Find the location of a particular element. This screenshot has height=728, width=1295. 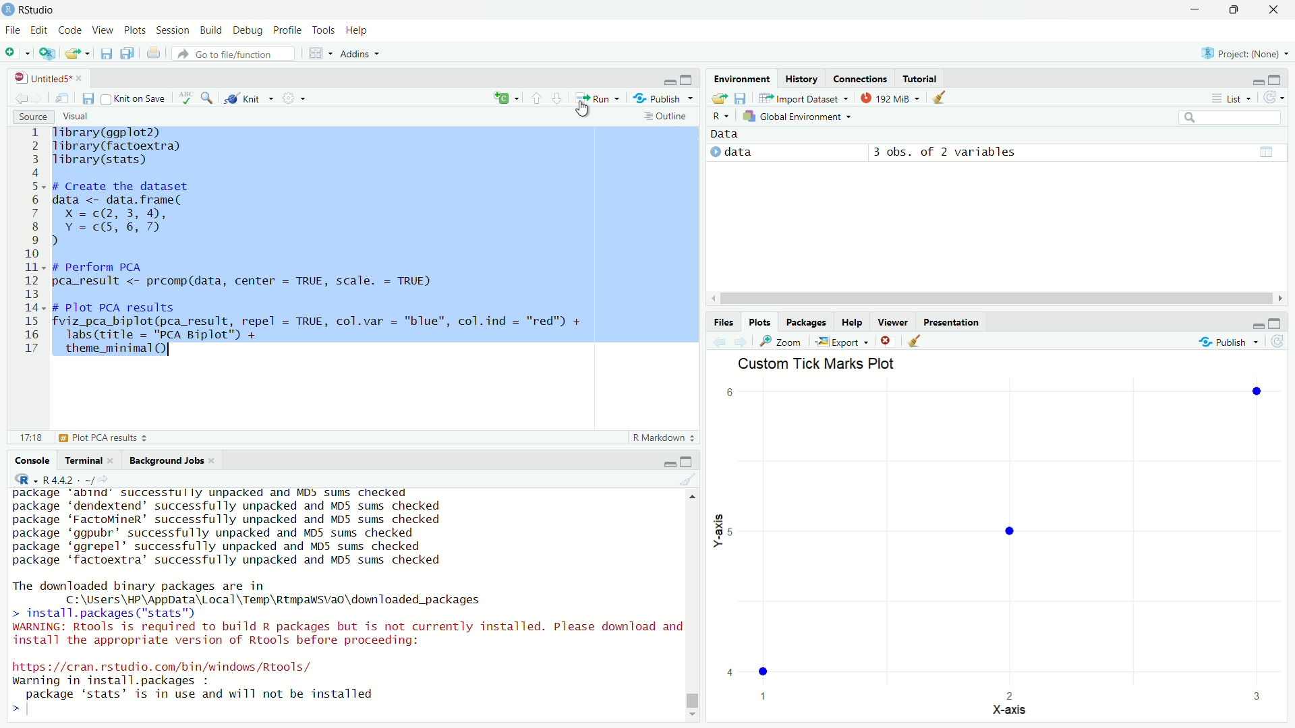

Code is located at coordinates (71, 31).